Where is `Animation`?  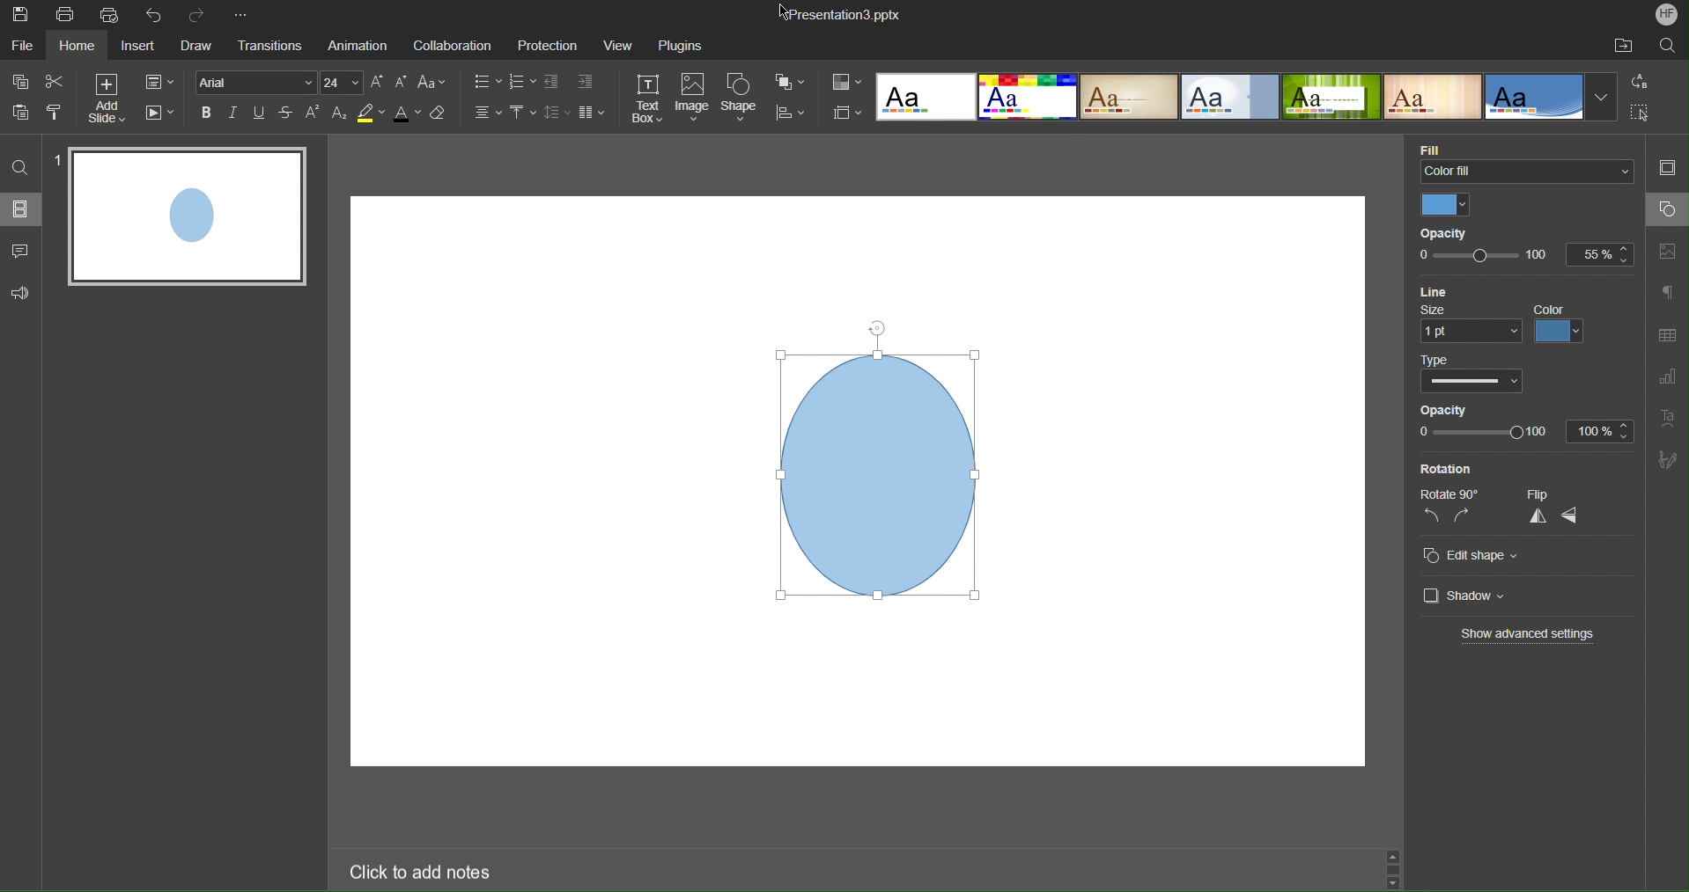 Animation is located at coordinates (356, 46).